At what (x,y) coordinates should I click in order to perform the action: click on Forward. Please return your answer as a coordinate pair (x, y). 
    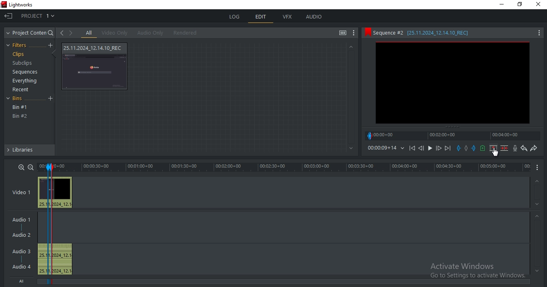
    Looking at the image, I should click on (439, 148).